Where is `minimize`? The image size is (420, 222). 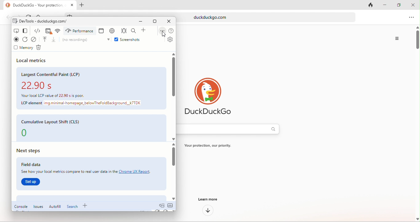
minimize is located at coordinates (142, 22).